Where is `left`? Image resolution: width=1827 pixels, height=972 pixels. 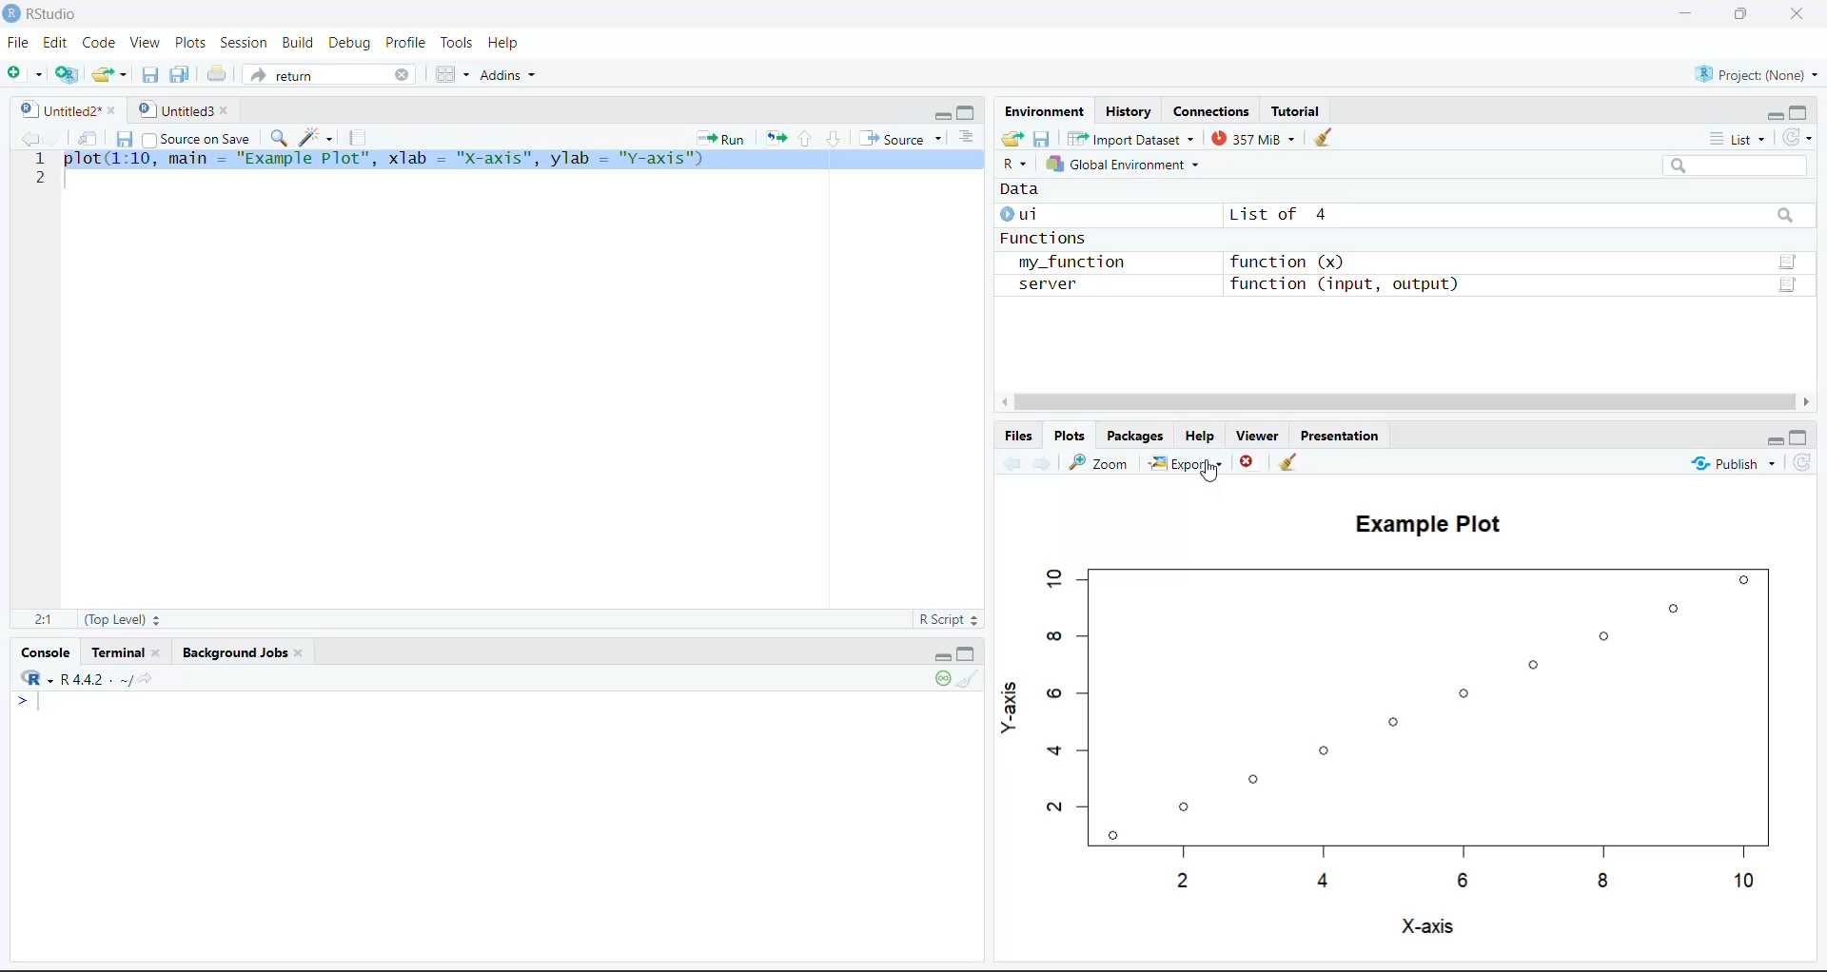 left is located at coordinates (1002, 402).